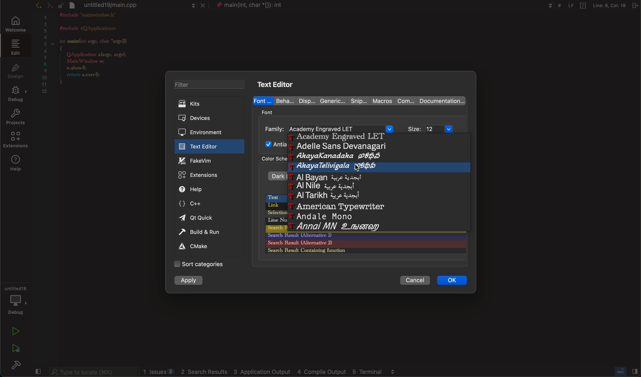 This screenshot has width=641, height=377. I want to click on debug, so click(16, 302).